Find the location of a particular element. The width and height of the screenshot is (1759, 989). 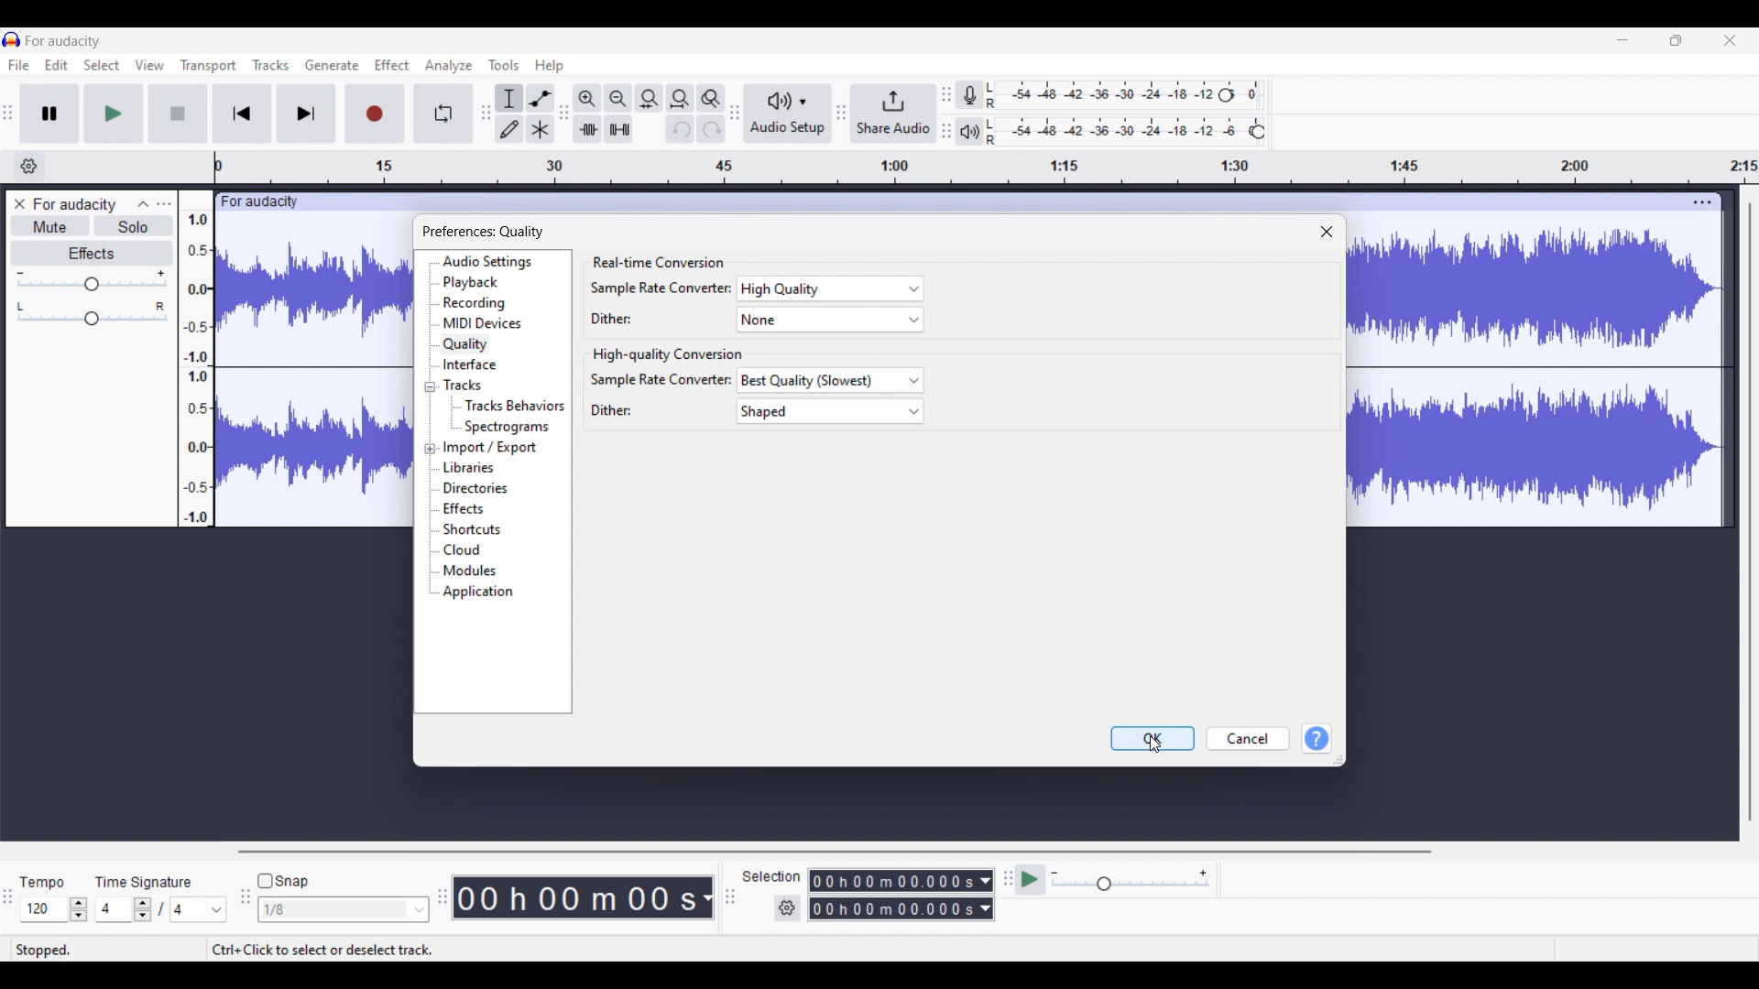

Pan to right is located at coordinates (160, 306).